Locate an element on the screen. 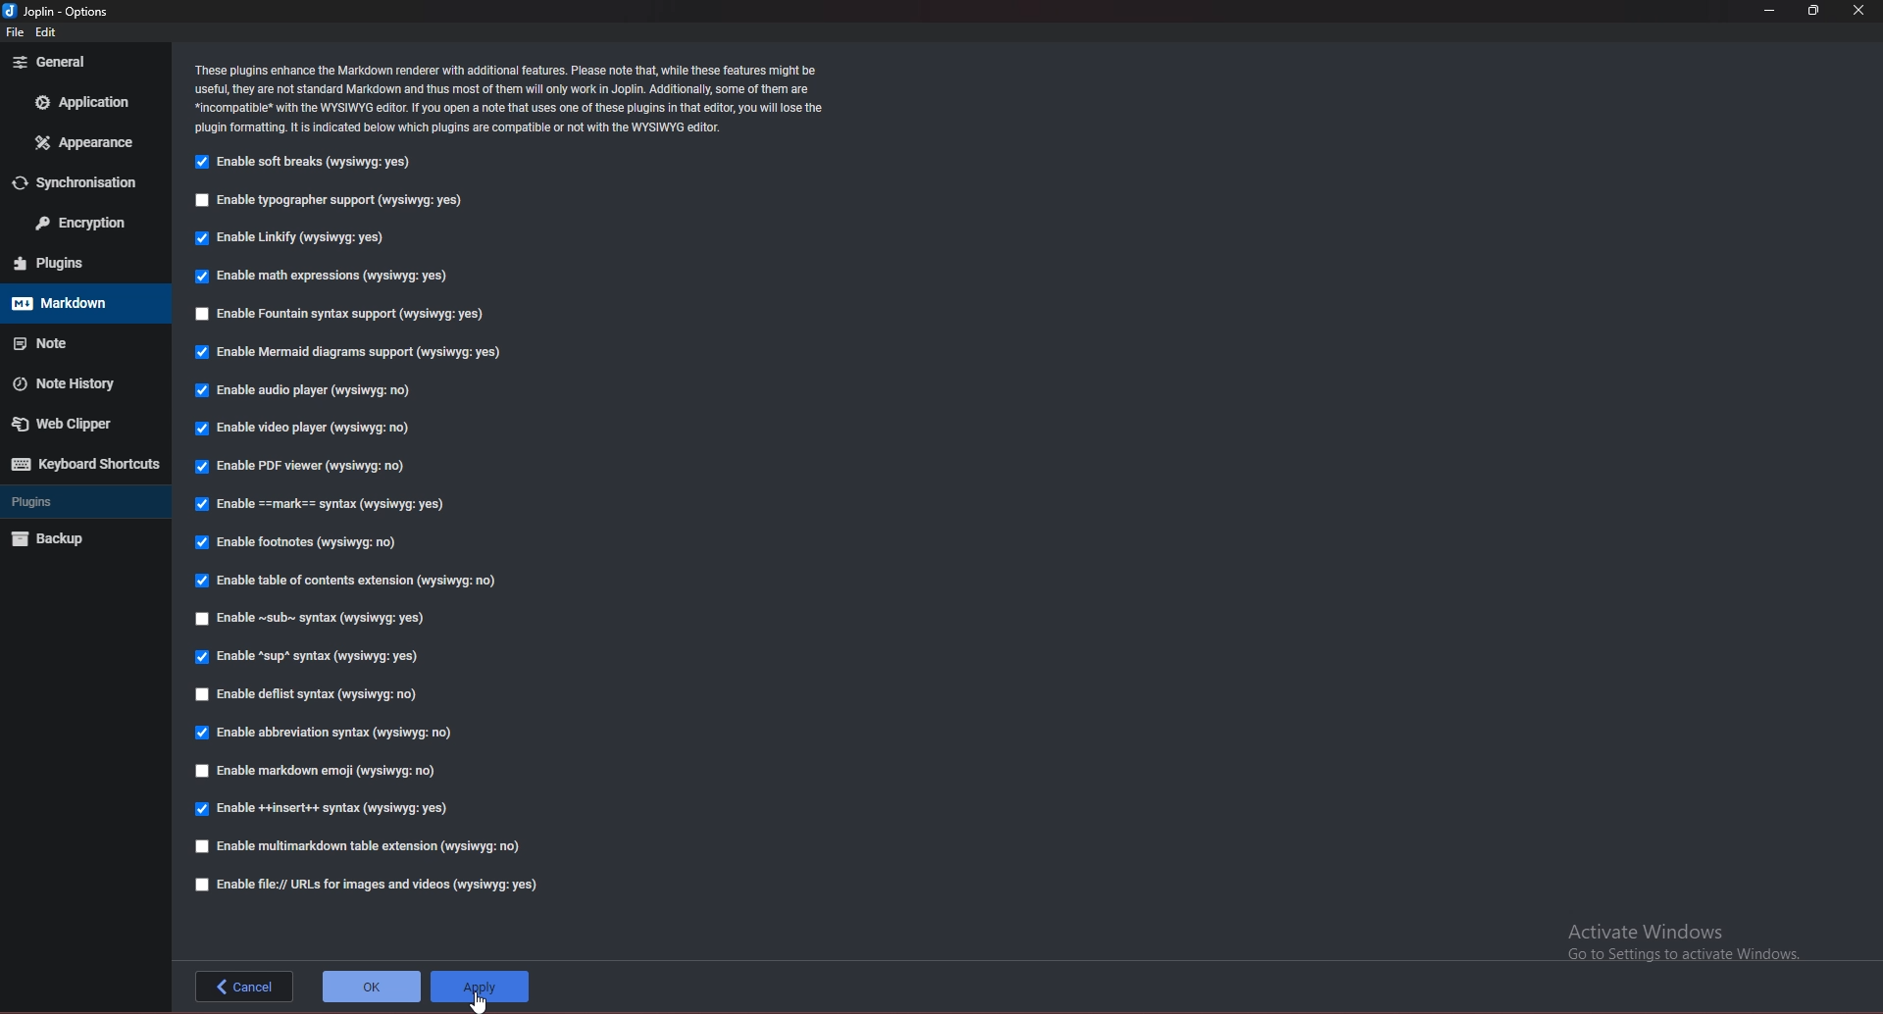 The height and width of the screenshot is (1014, 1883). back is located at coordinates (244, 986).